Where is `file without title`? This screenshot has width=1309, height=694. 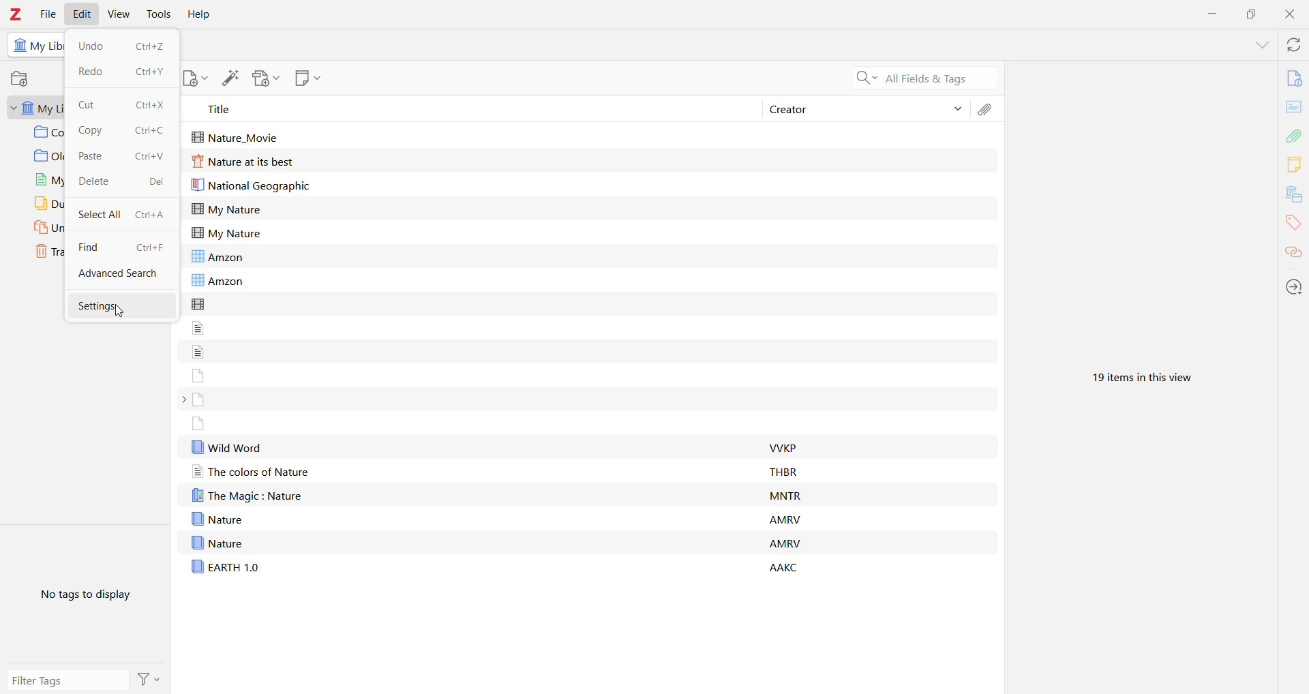
file without title is located at coordinates (200, 303).